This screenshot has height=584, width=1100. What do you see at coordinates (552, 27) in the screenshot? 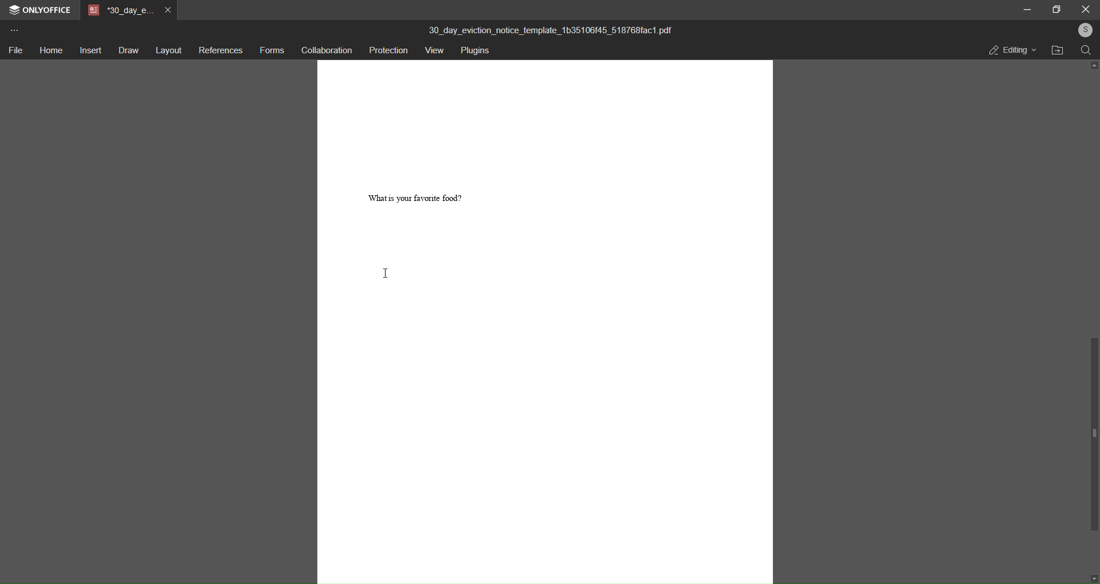
I see `title` at bounding box center [552, 27].